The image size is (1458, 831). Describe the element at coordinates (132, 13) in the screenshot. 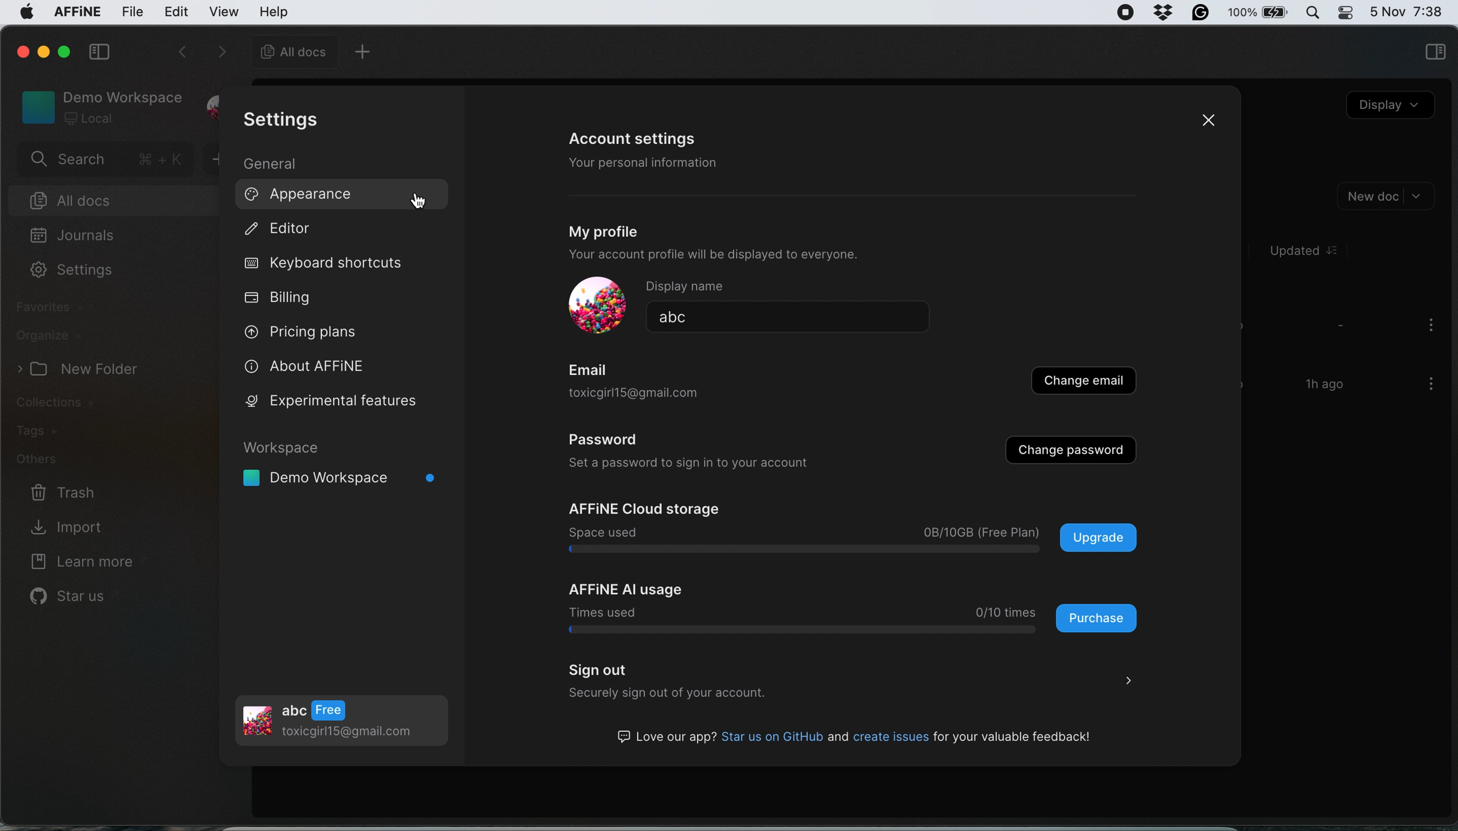

I see `file` at that location.